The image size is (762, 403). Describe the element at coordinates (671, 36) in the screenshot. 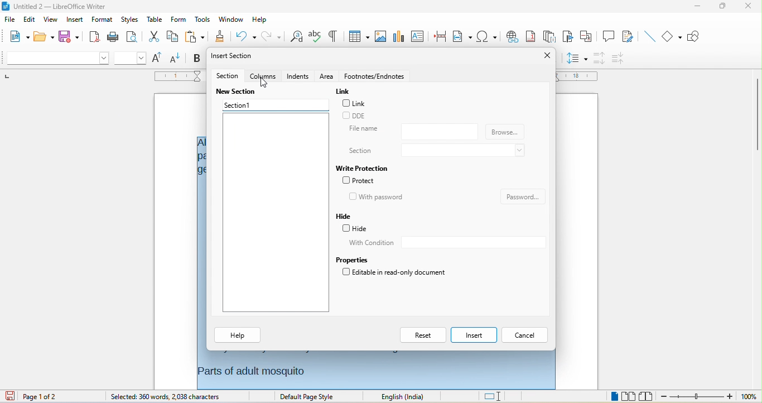

I see `basic shape` at that location.